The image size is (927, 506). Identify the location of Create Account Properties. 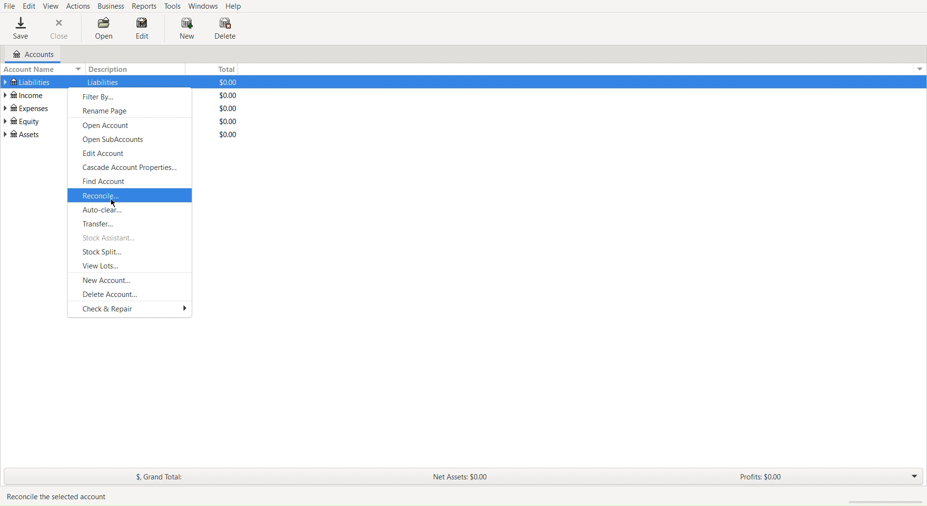
(131, 169).